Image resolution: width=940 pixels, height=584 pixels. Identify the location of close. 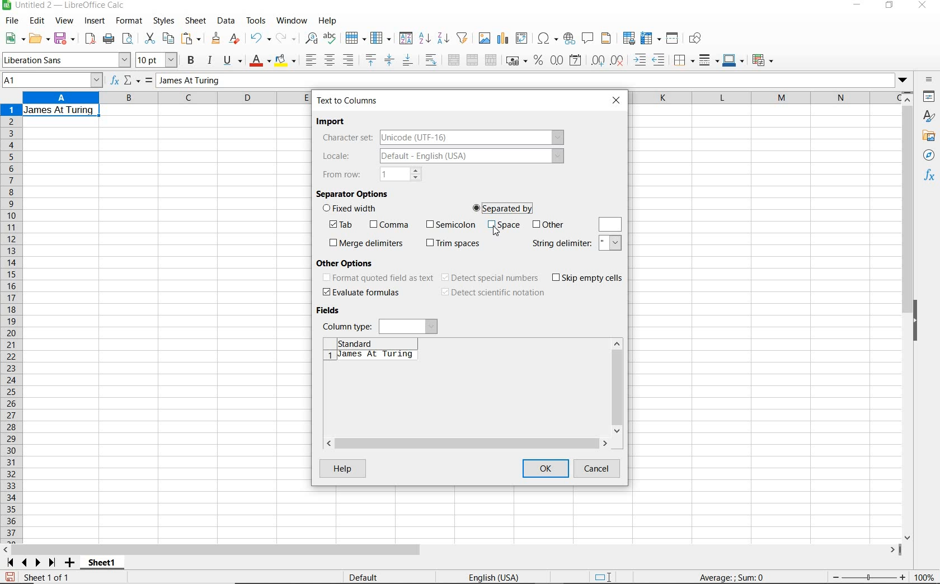
(924, 6).